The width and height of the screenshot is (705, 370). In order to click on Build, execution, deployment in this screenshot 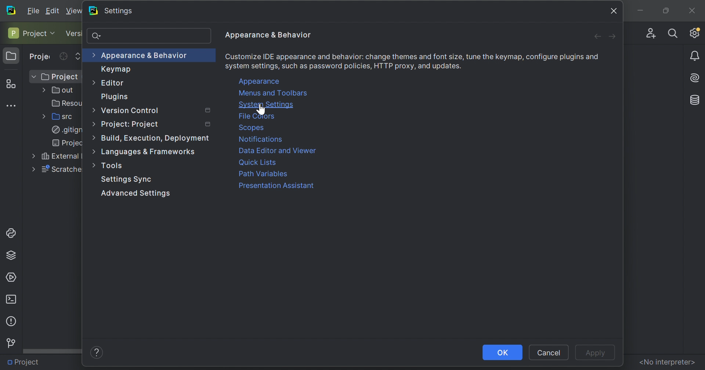, I will do `click(156, 138)`.